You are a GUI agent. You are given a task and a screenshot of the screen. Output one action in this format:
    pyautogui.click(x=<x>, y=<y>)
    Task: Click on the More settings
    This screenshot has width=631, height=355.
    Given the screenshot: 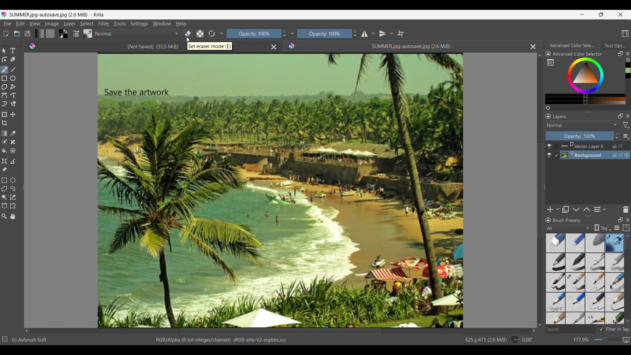 What is the action you would take?
    pyautogui.click(x=626, y=136)
    